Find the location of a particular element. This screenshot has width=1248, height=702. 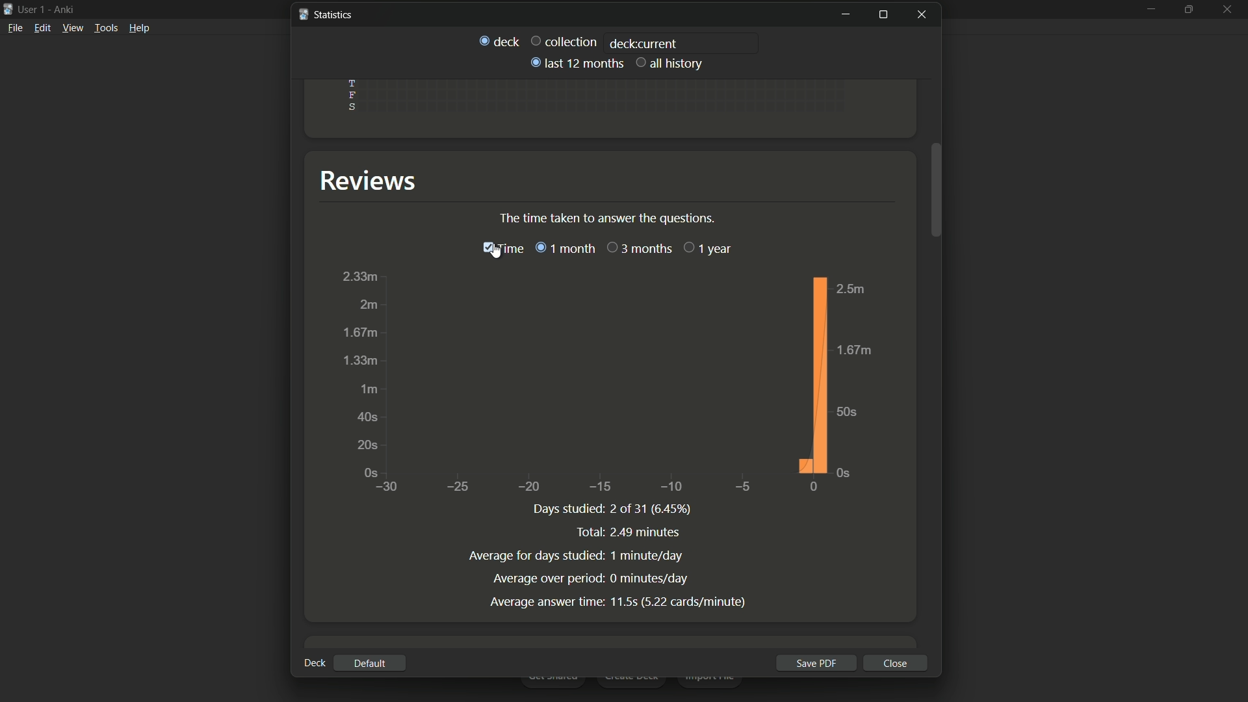

time is located at coordinates (501, 248).